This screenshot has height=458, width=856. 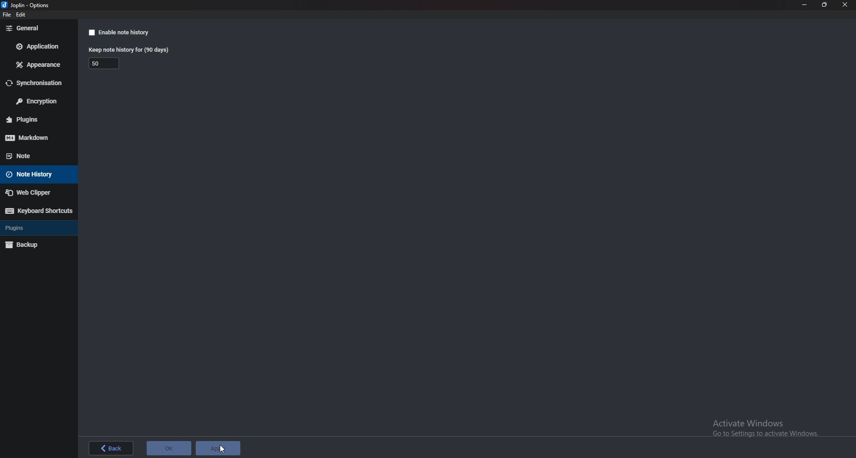 What do you see at coordinates (773, 432) in the screenshot?
I see `Activate Windows
Go to Settings to activate Windows.` at bounding box center [773, 432].